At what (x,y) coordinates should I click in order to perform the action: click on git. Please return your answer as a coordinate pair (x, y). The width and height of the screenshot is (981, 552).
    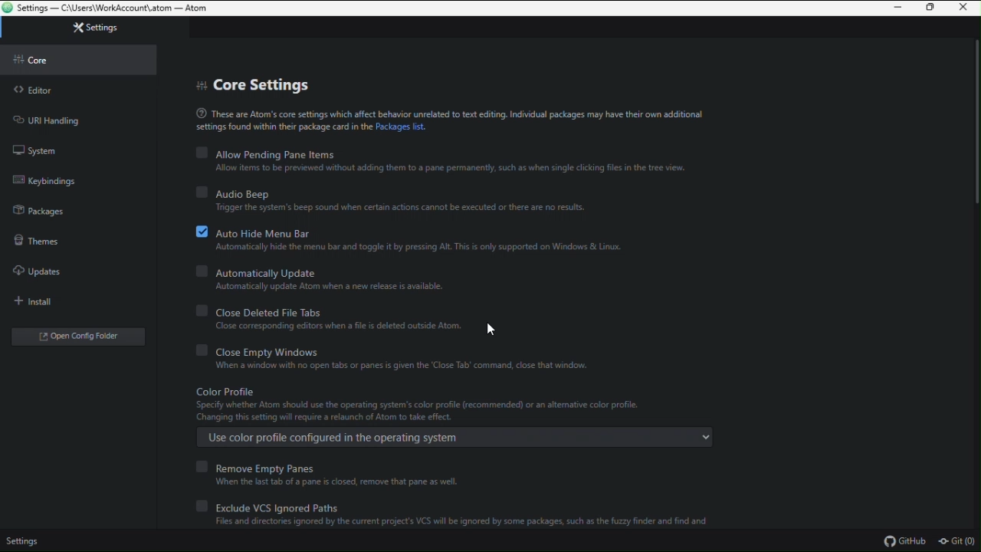
    Looking at the image, I should click on (958, 542).